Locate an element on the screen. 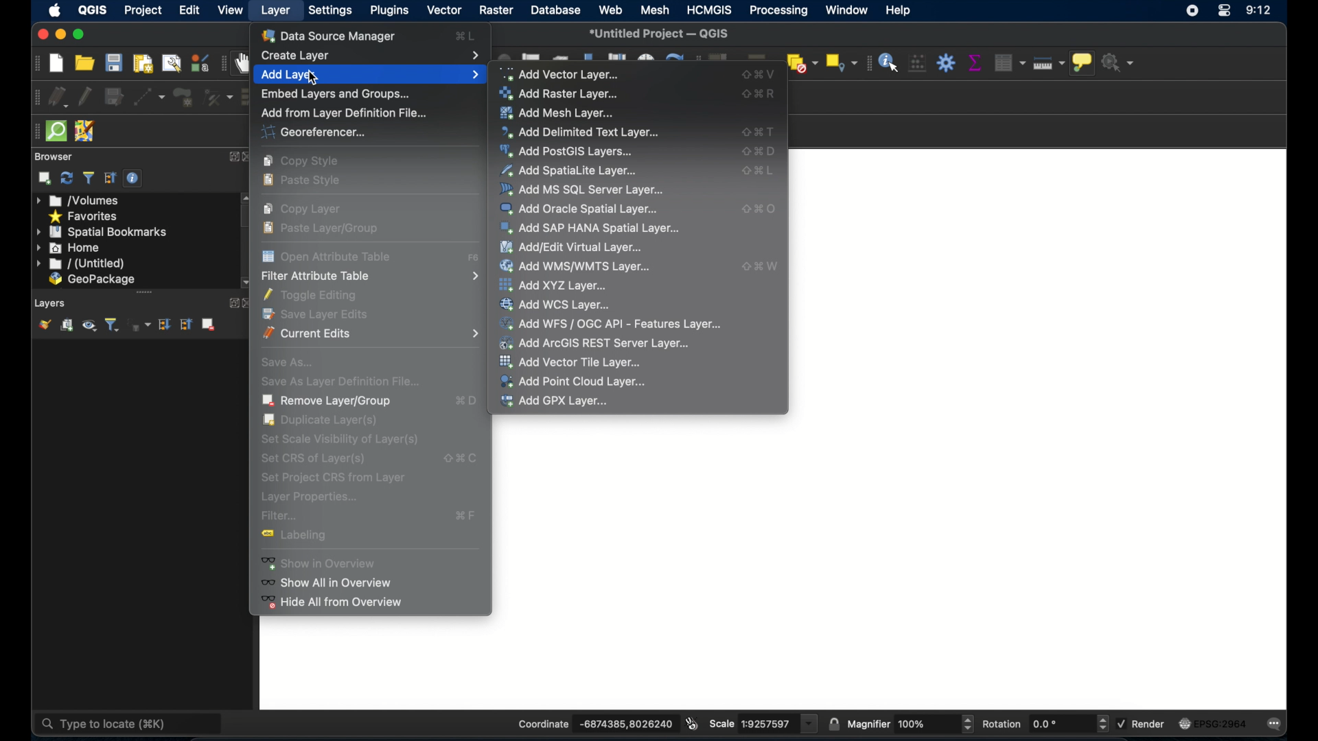  pan map is located at coordinates (244, 64).